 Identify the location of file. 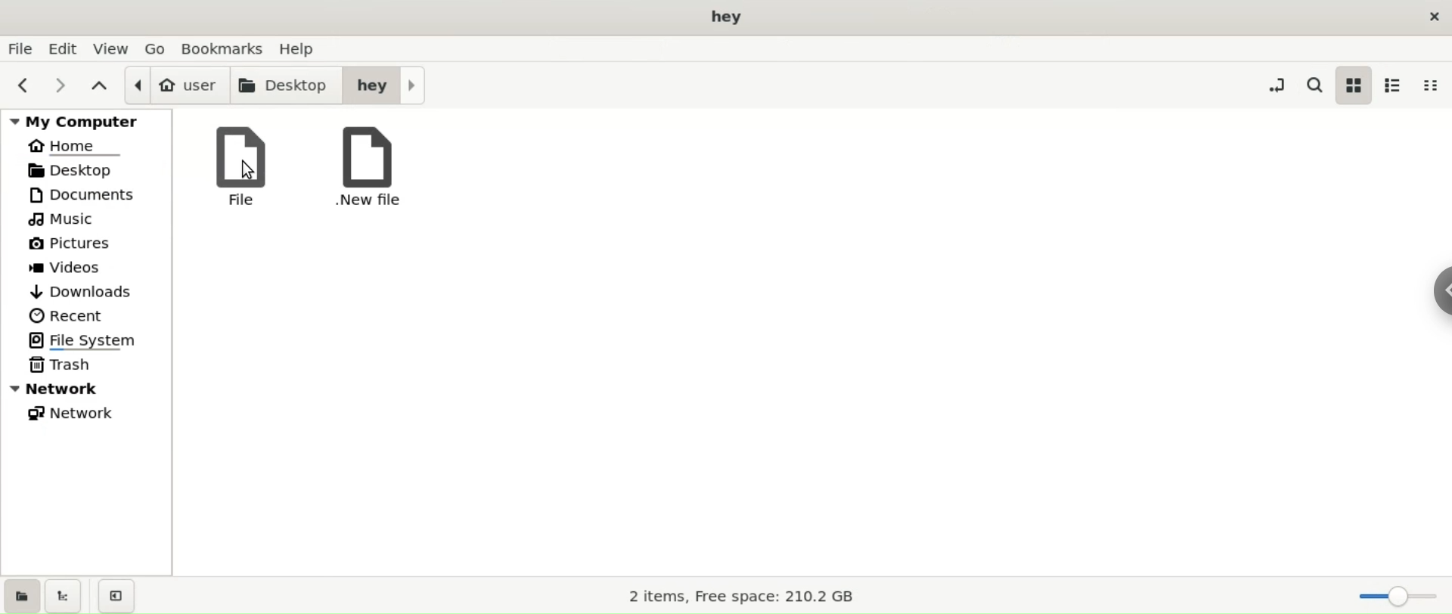
(237, 165).